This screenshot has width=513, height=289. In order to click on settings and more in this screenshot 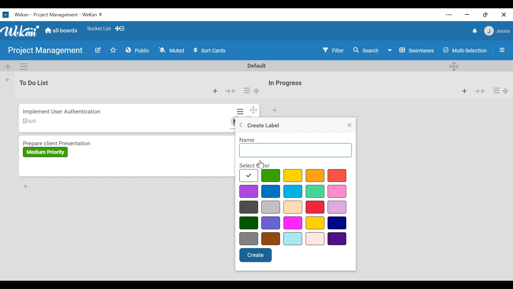, I will do `click(450, 15)`.